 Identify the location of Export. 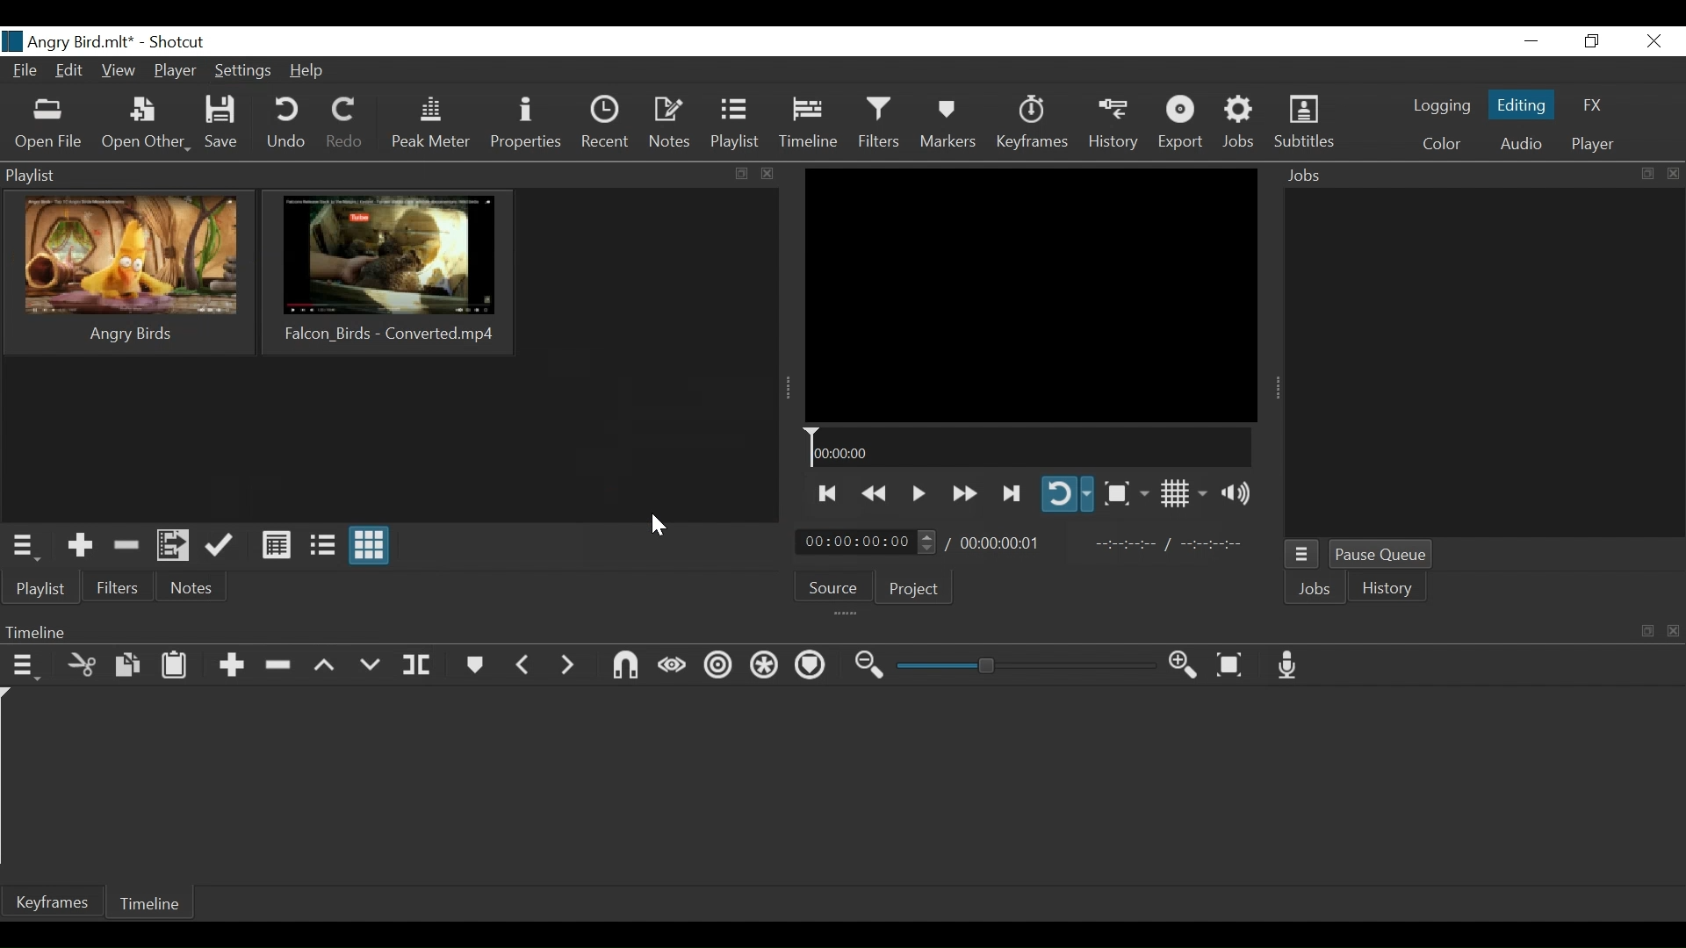
(1183, 123).